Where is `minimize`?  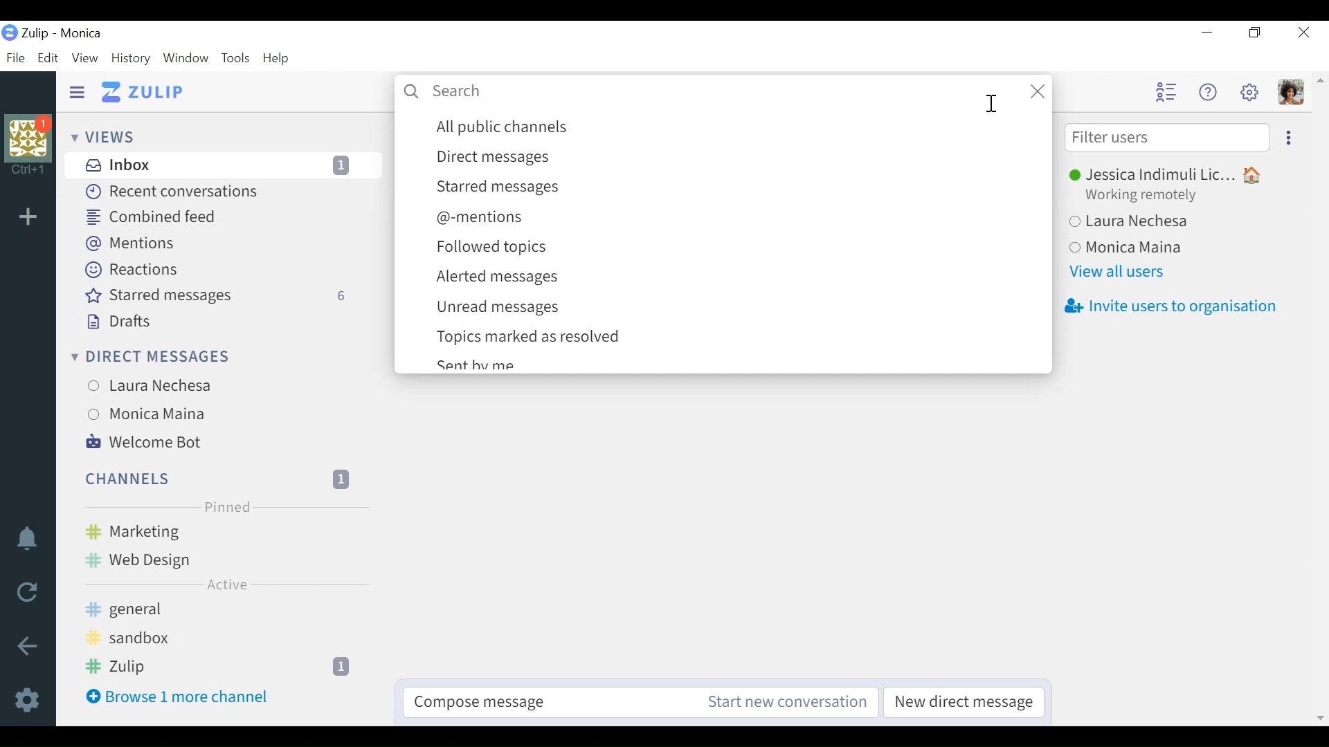
minimize is located at coordinates (1205, 32).